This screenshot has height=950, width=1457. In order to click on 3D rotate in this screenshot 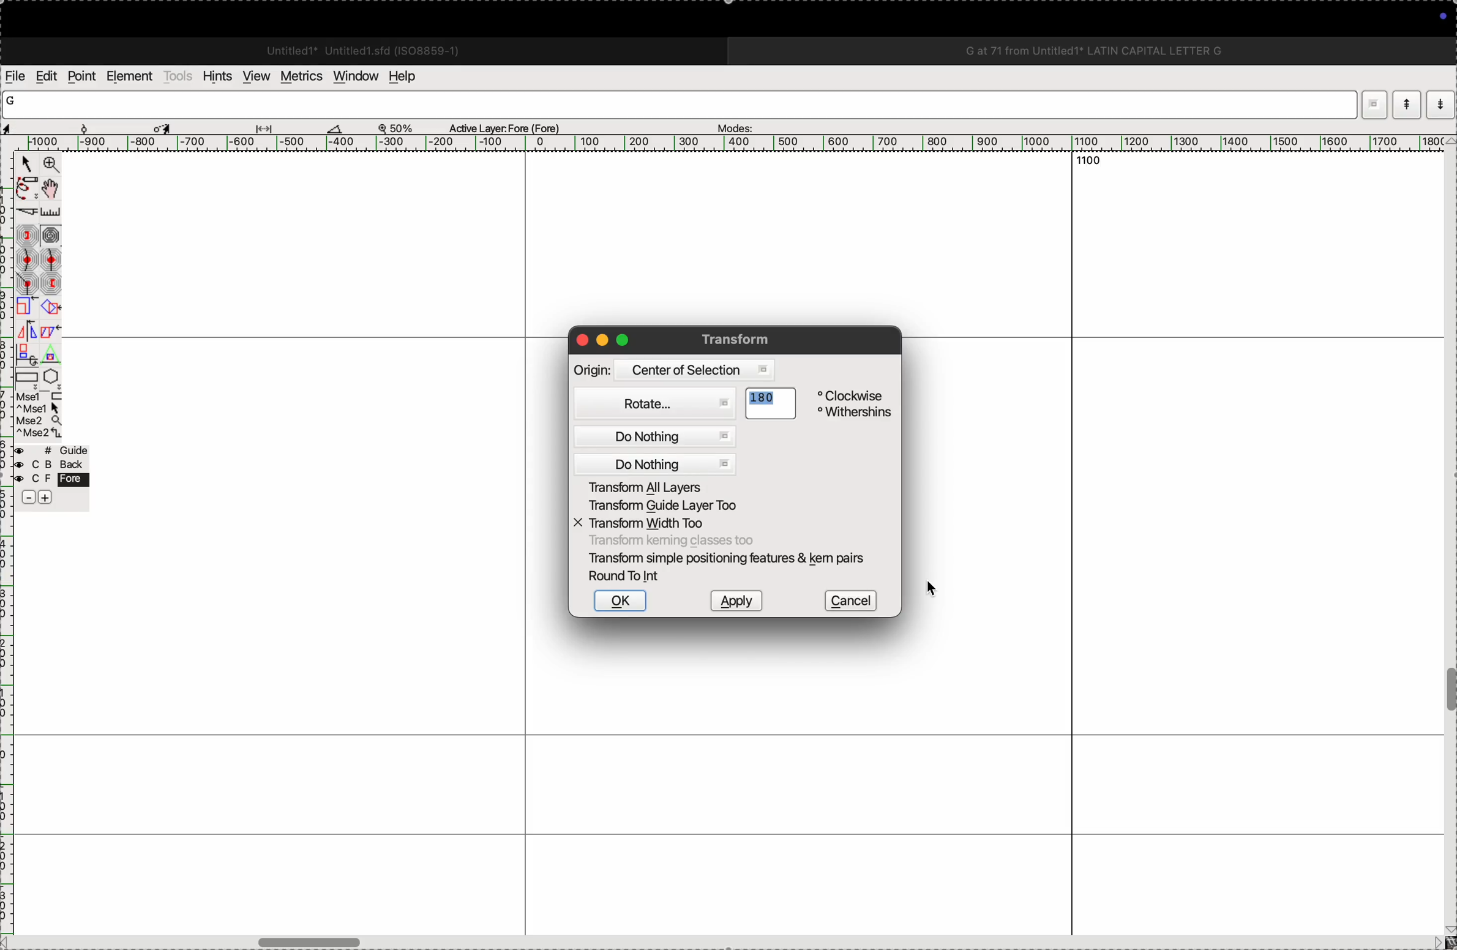, I will do `click(27, 355)`.